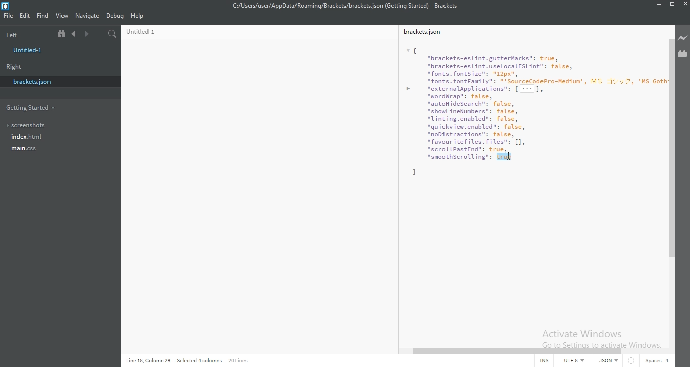  I want to click on brackets.json, so click(52, 82).